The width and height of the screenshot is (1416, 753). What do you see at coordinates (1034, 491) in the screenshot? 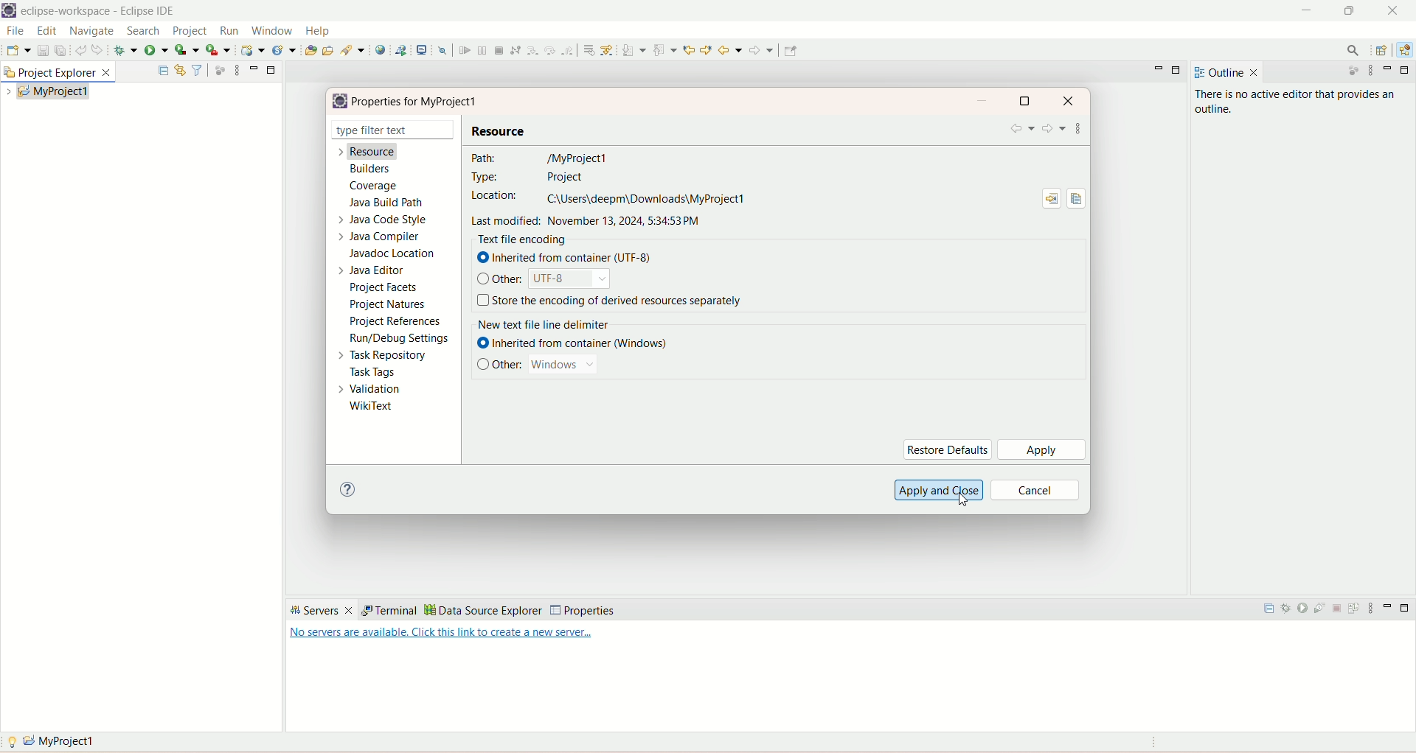
I see `cancel` at bounding box center [1034, 491].